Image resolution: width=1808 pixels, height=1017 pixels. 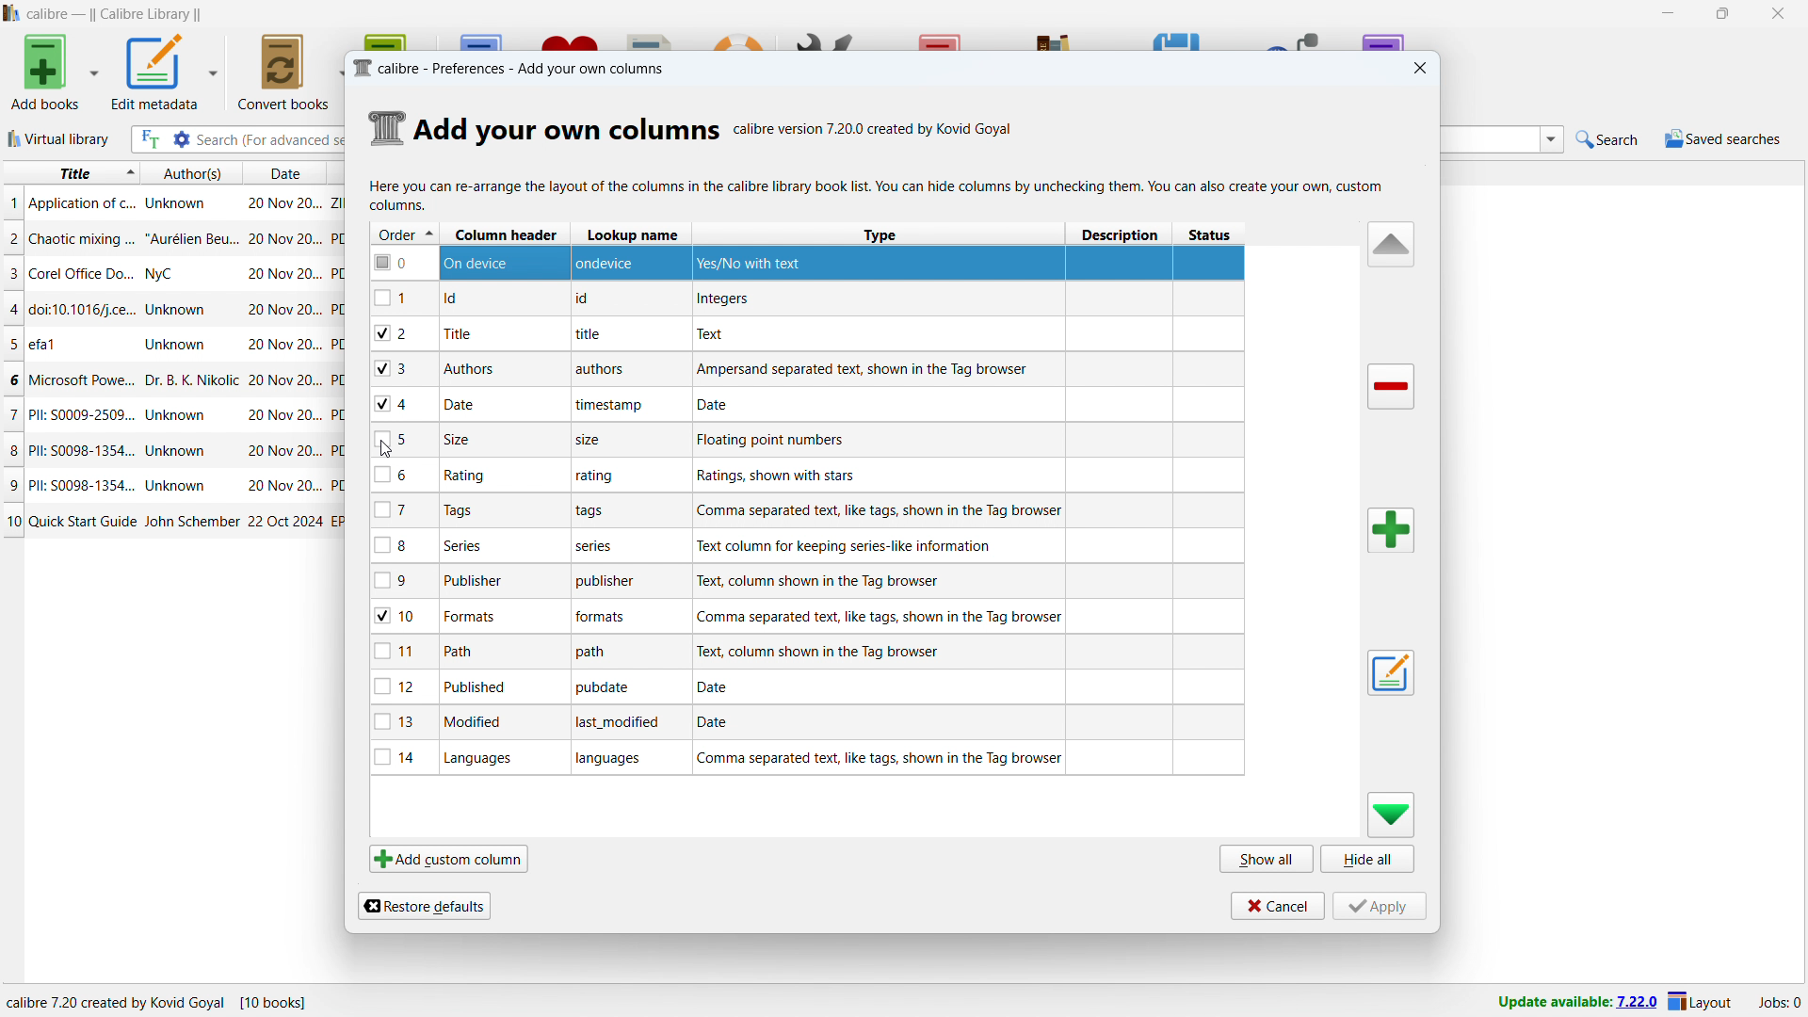 I want to click on author, so click(x=190, y=522).